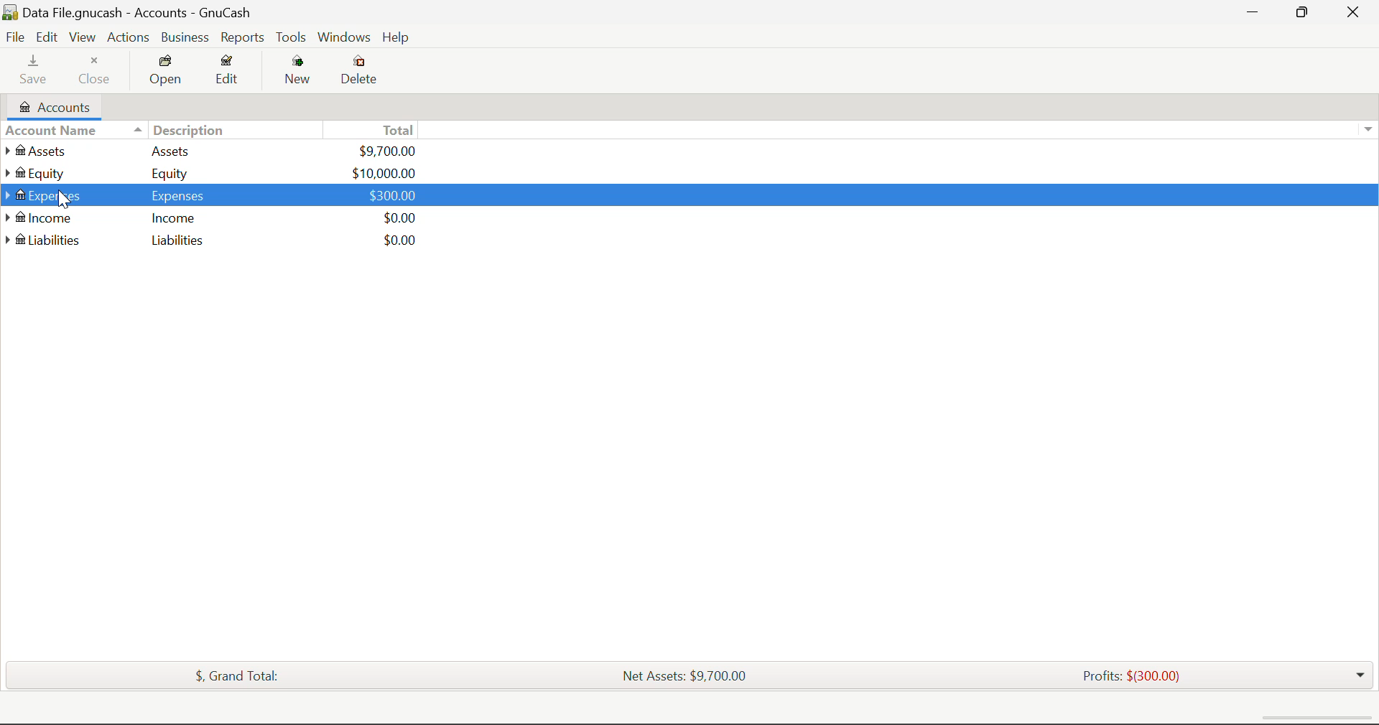 This screenshot has height=725, width=1379. I want to click on Data File.gnucash - Accounts - Gnucash, so click(142, 14).